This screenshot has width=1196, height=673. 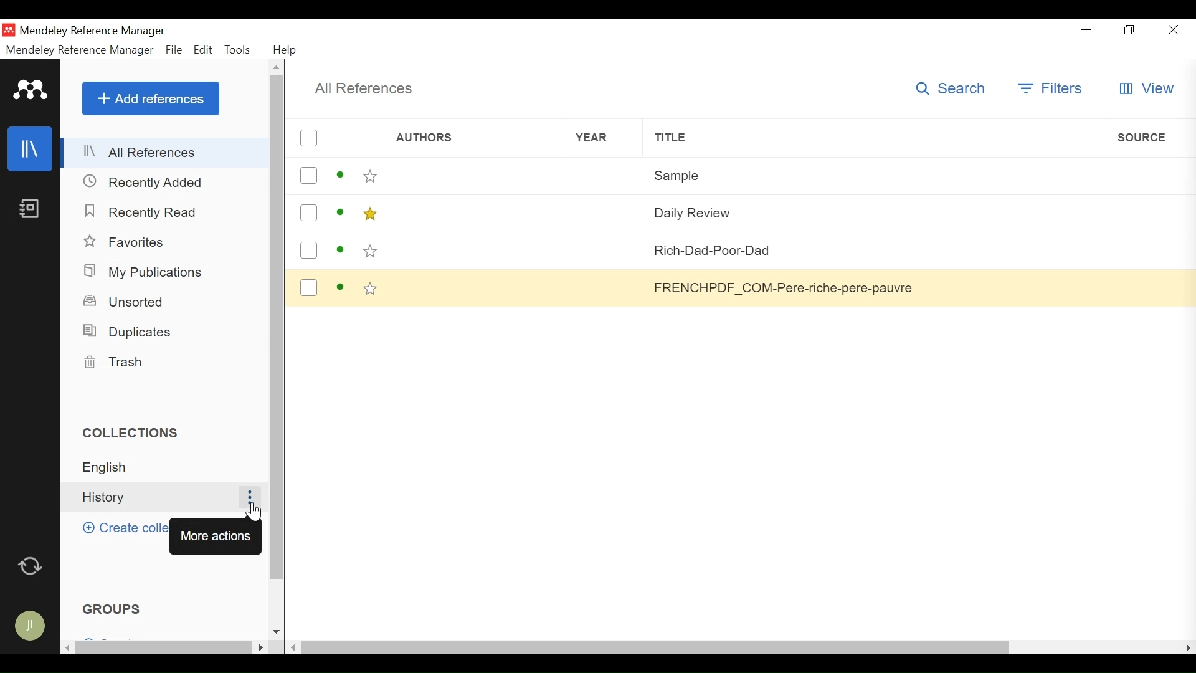 I want to click on (un)select, so click(x=308, y=176).